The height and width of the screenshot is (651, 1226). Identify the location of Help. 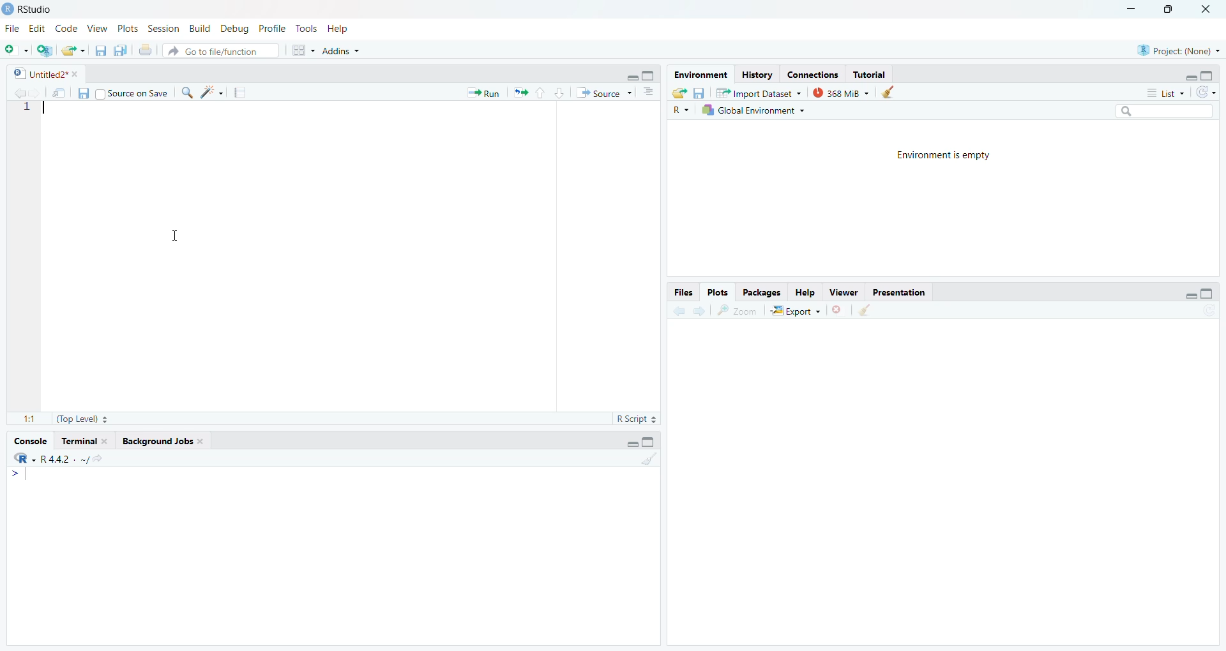
(343, 28).